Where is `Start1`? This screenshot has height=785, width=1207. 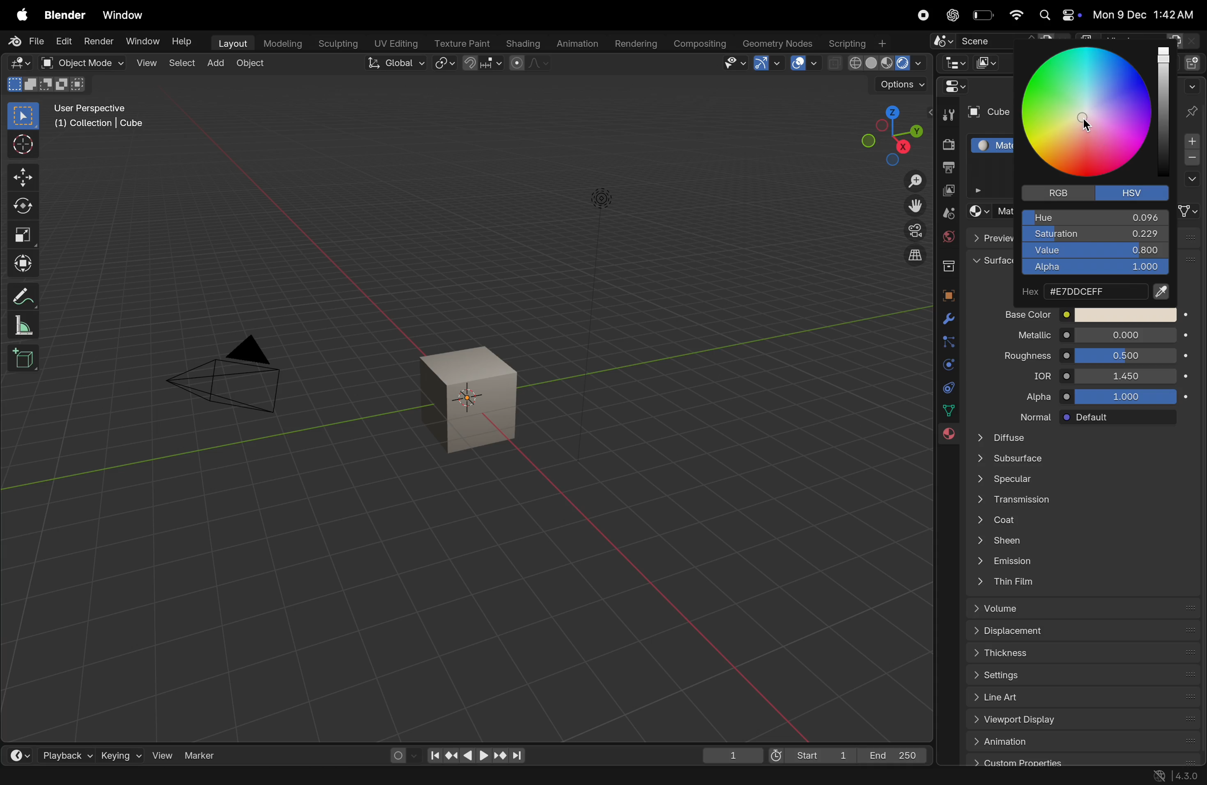
Start1 is located at coordinates (809, 757).